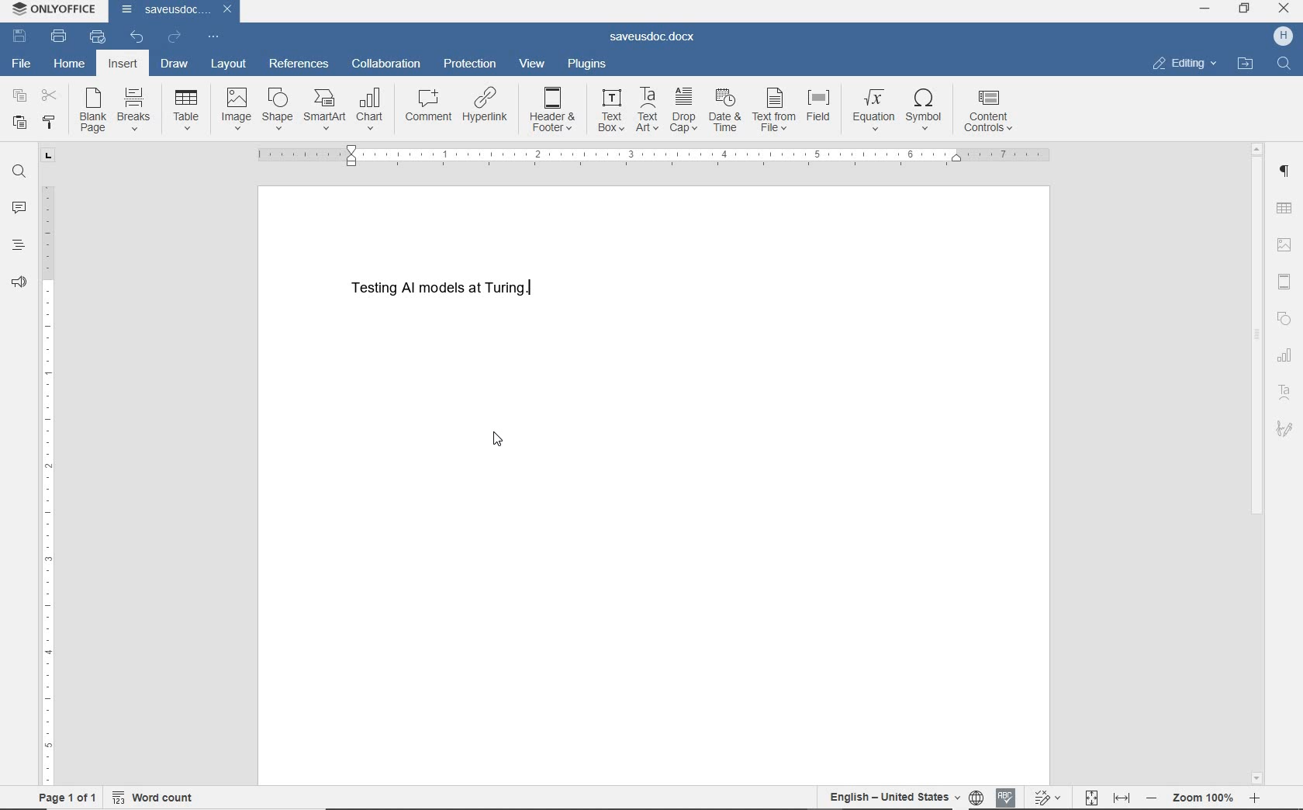 Image resolution: width=1303 pixels, height=810 pixels. Describe the element at coordinates (1007, 798) in the screenshot. I see `Spell checking` at that location.